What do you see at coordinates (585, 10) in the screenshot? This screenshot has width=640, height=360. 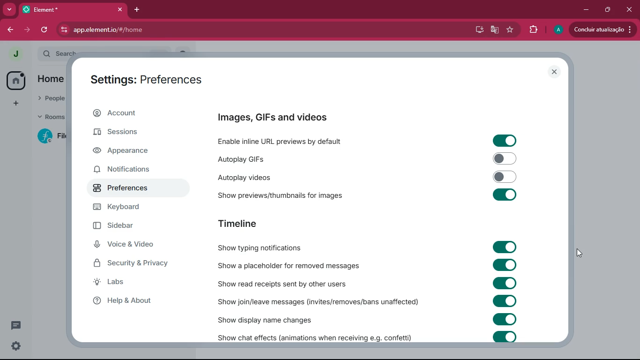 I see `minimize` at bounding box center [585, 10].